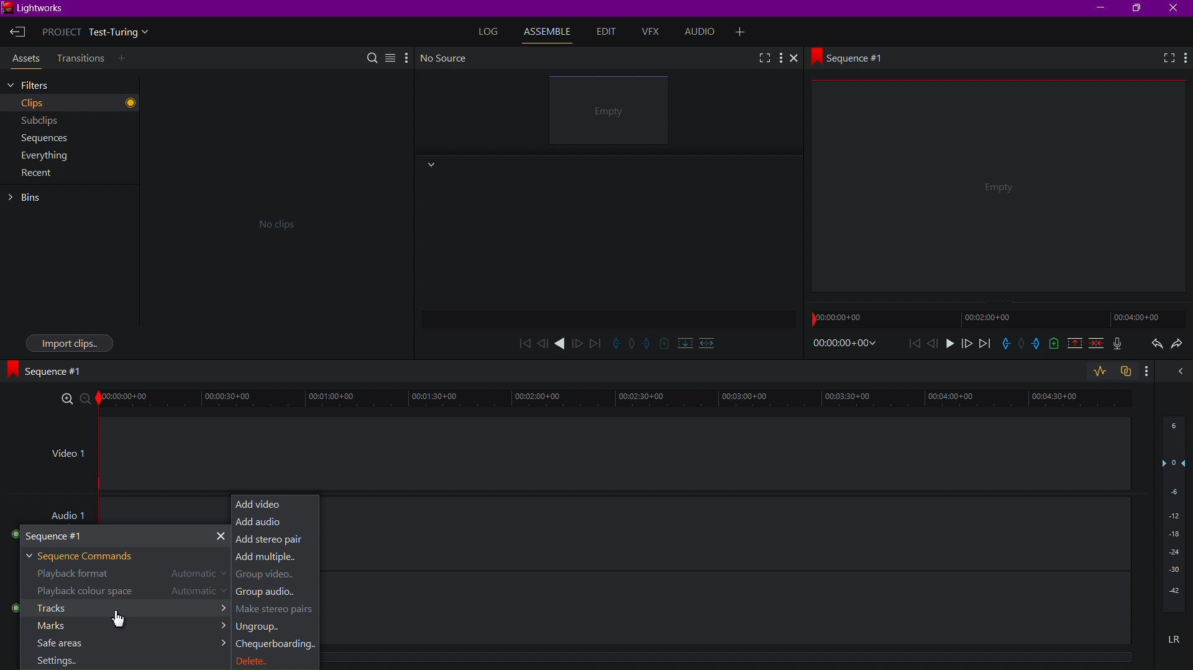  Describe the element at coordinates (124, 59) in the screenshot. I see `Add` at that location.